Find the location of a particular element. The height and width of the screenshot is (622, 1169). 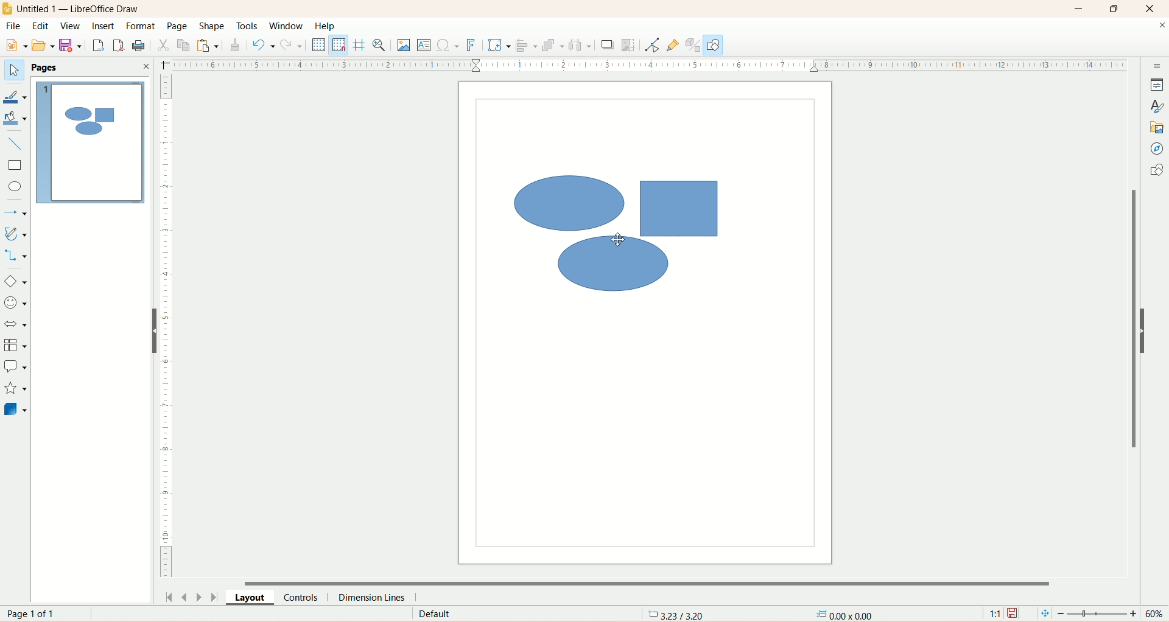

export directly as PDF is located at coordinates (118, 45).